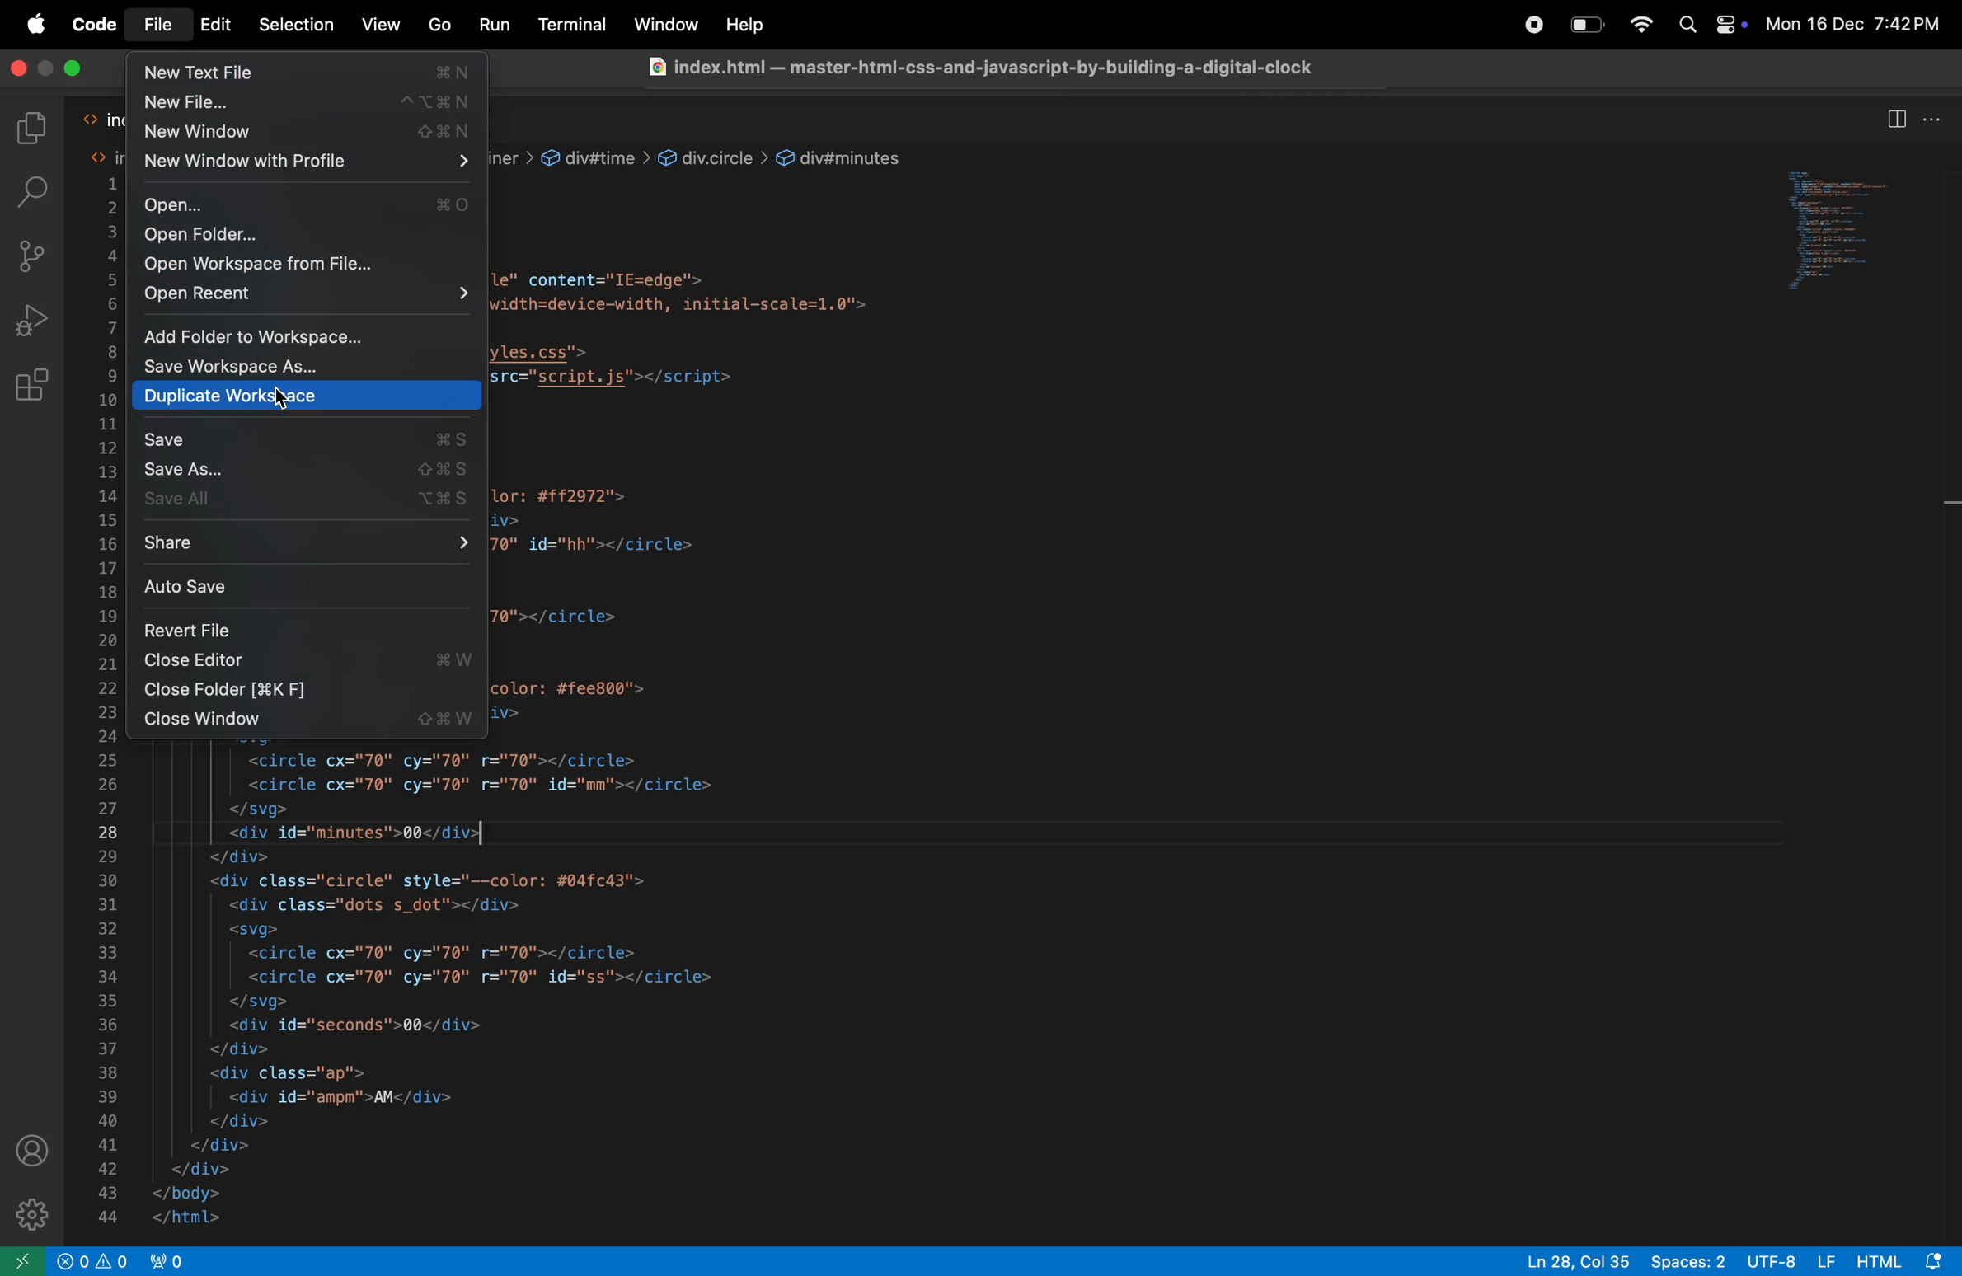  Describe the element at coordinates (303, 162) in the screenshot. I see `new window with profile` at that location.